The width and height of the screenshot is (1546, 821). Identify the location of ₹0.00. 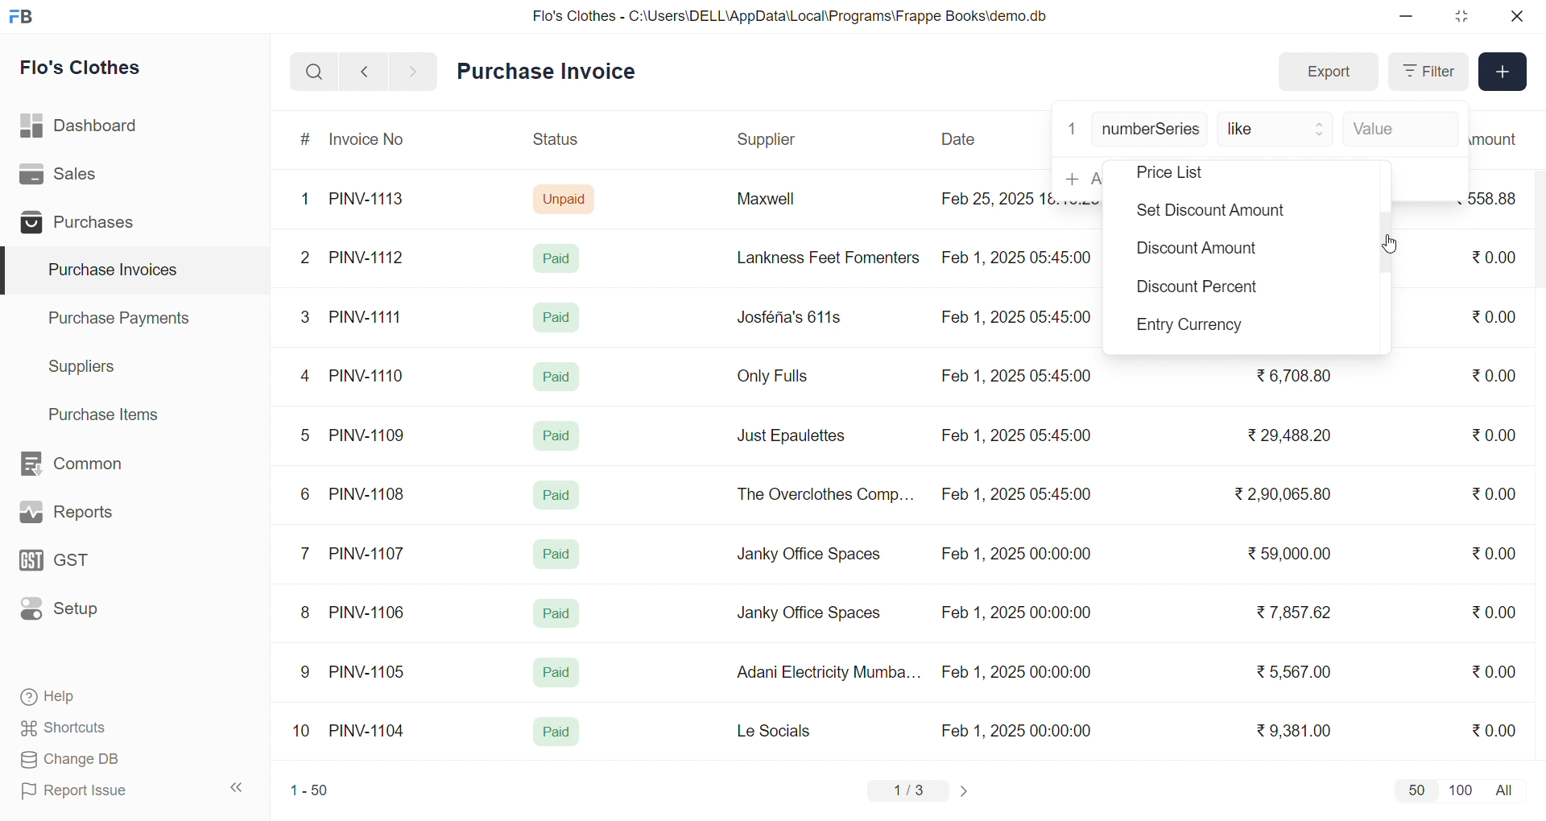
(1493, 496).